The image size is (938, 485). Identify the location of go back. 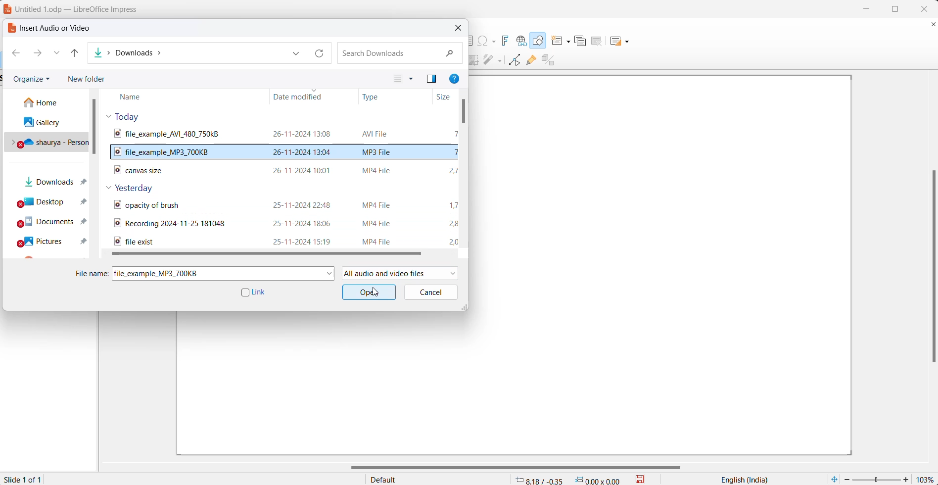
(17, 53).